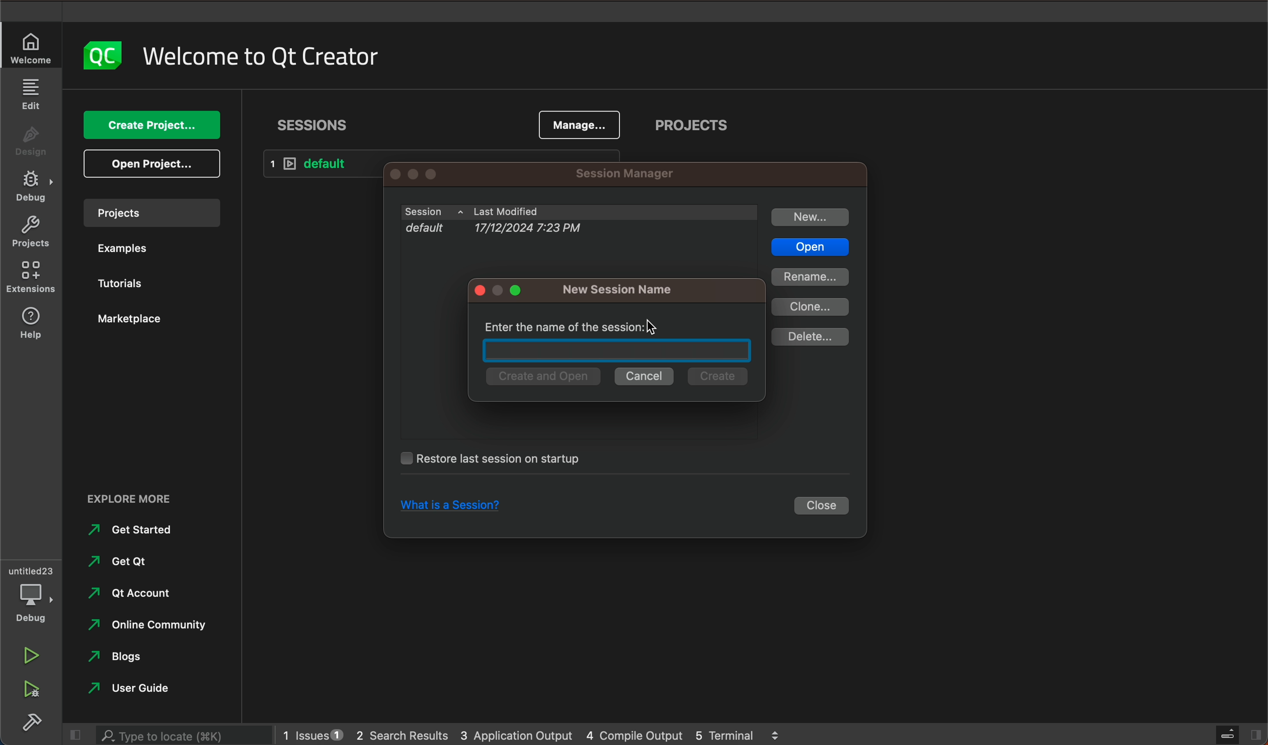 The image size is (1268, 745). I want to click on edit, so click(30, 93).